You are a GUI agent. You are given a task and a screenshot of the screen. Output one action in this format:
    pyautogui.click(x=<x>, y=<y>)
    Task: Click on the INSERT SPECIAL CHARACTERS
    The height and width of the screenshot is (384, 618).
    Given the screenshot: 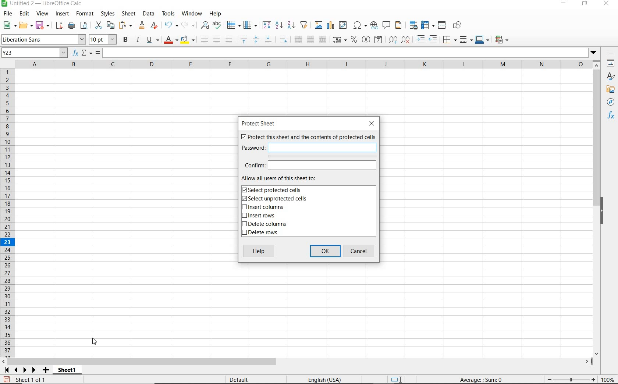 What is the action you would take?
    pyautogui.click(x=360, y=25)
    